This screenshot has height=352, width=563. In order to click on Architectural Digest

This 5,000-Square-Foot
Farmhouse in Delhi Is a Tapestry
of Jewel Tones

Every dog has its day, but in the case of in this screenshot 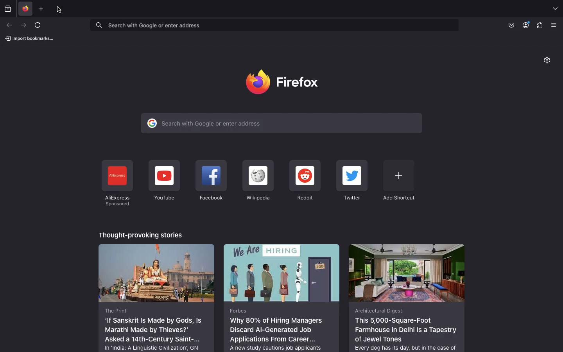, I will do `click(406, 297)`.